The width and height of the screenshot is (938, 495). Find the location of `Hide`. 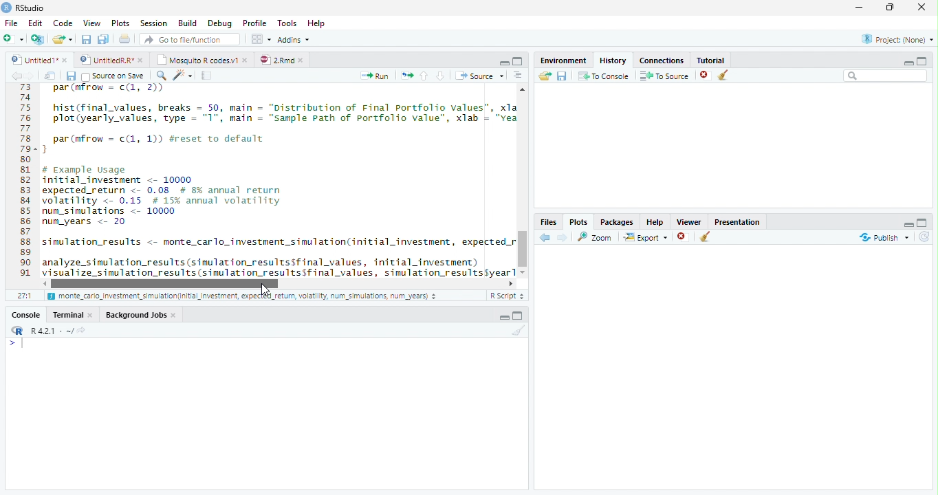

Hide is located at coordinates (908, 62).